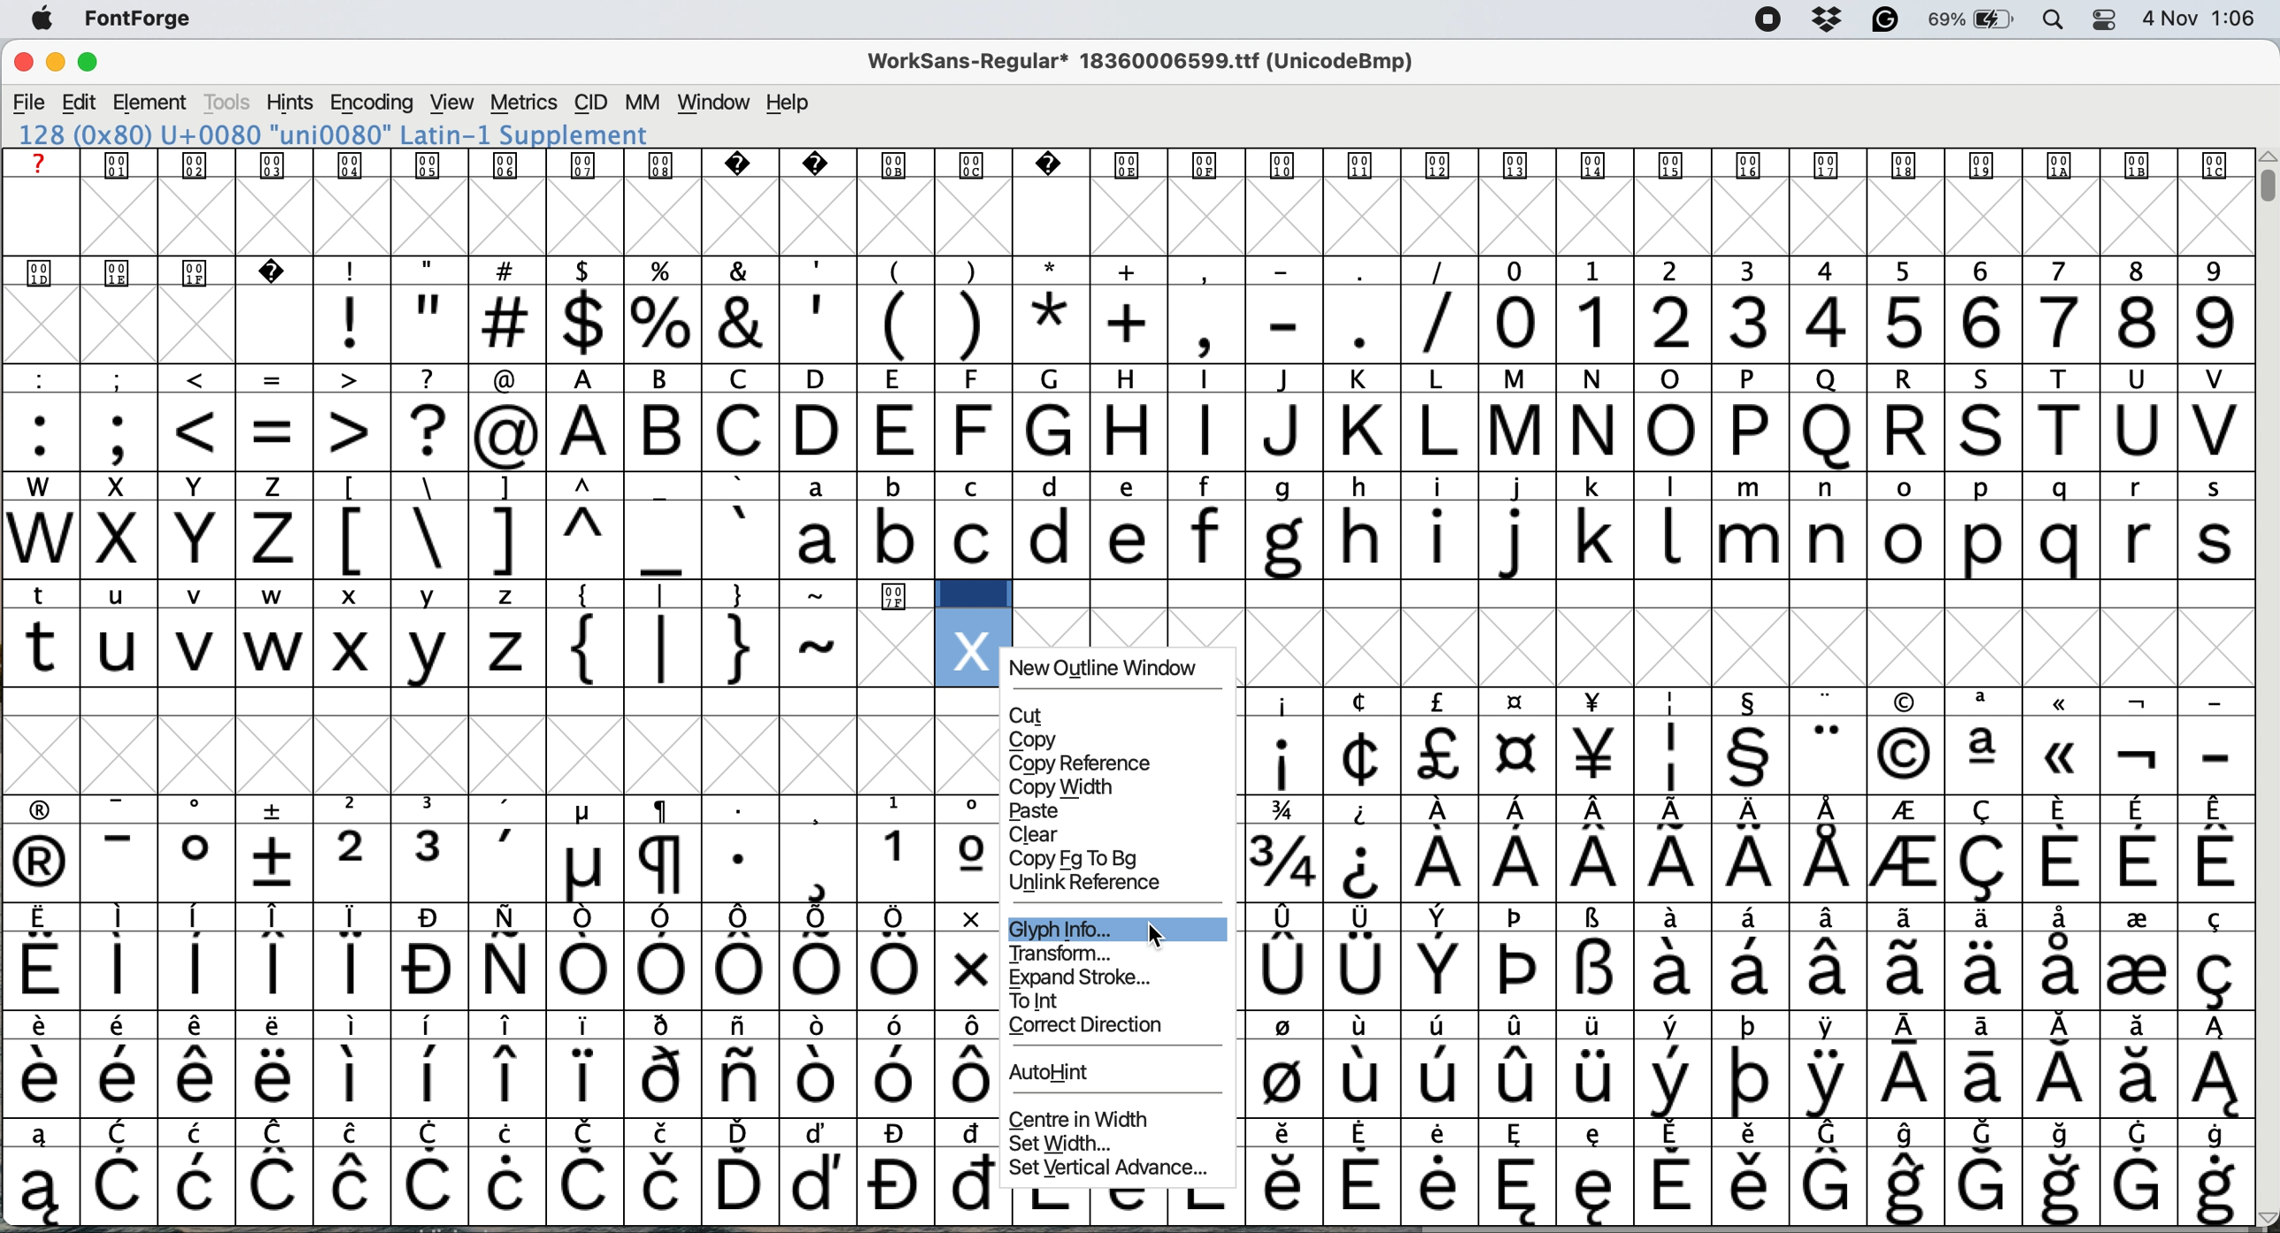  Describe the element at coordinates (1065, 1073) in the screenshot. I see `AutoHint` at that location.